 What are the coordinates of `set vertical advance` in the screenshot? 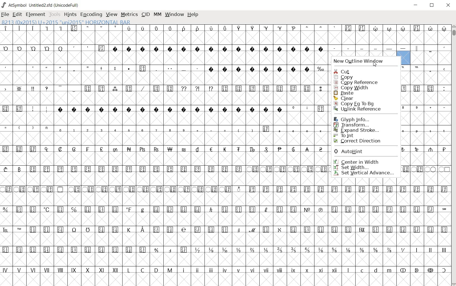 It's located at (366, 173).